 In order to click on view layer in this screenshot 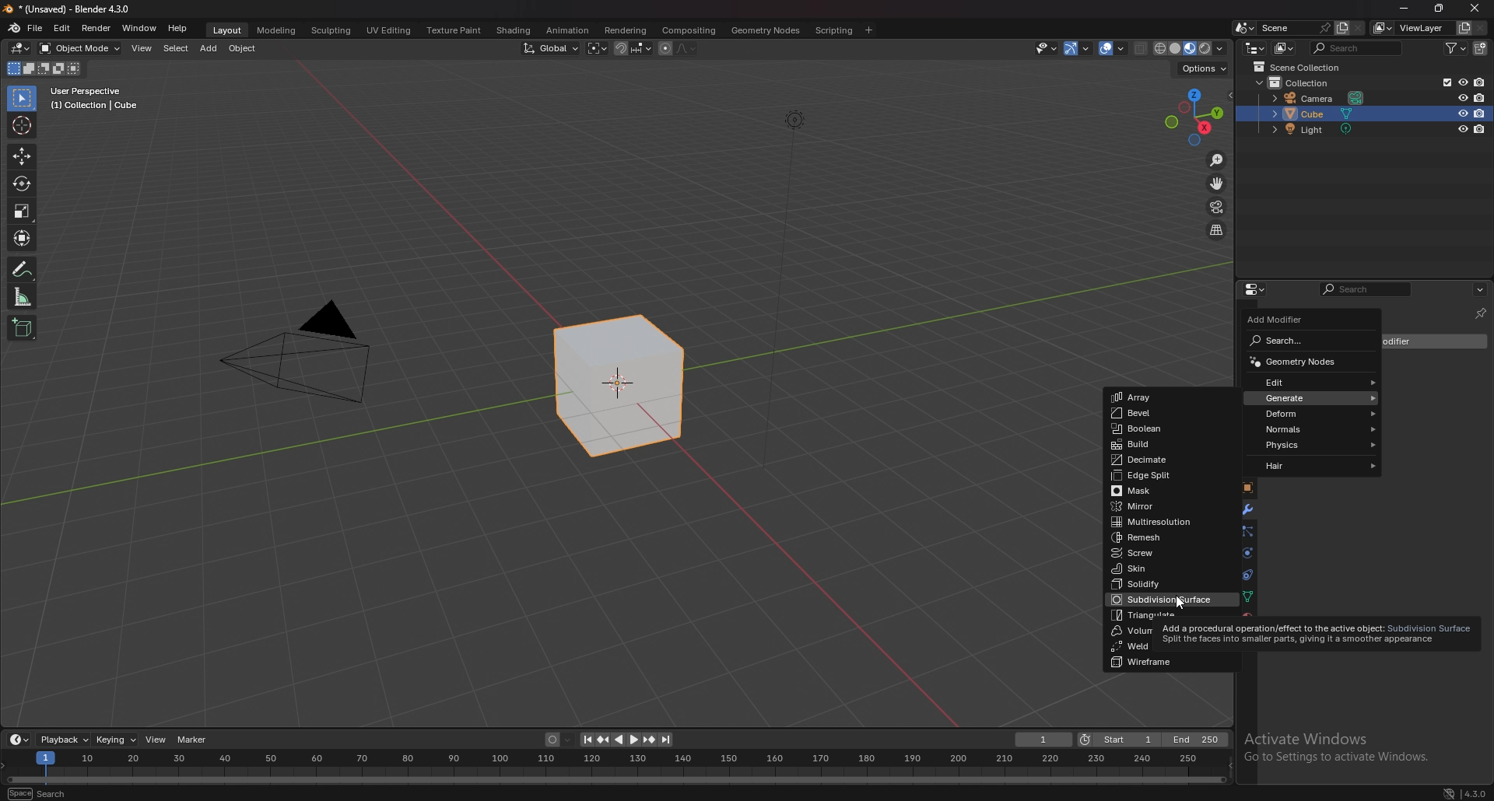, I will do `click(1411, 28)`.